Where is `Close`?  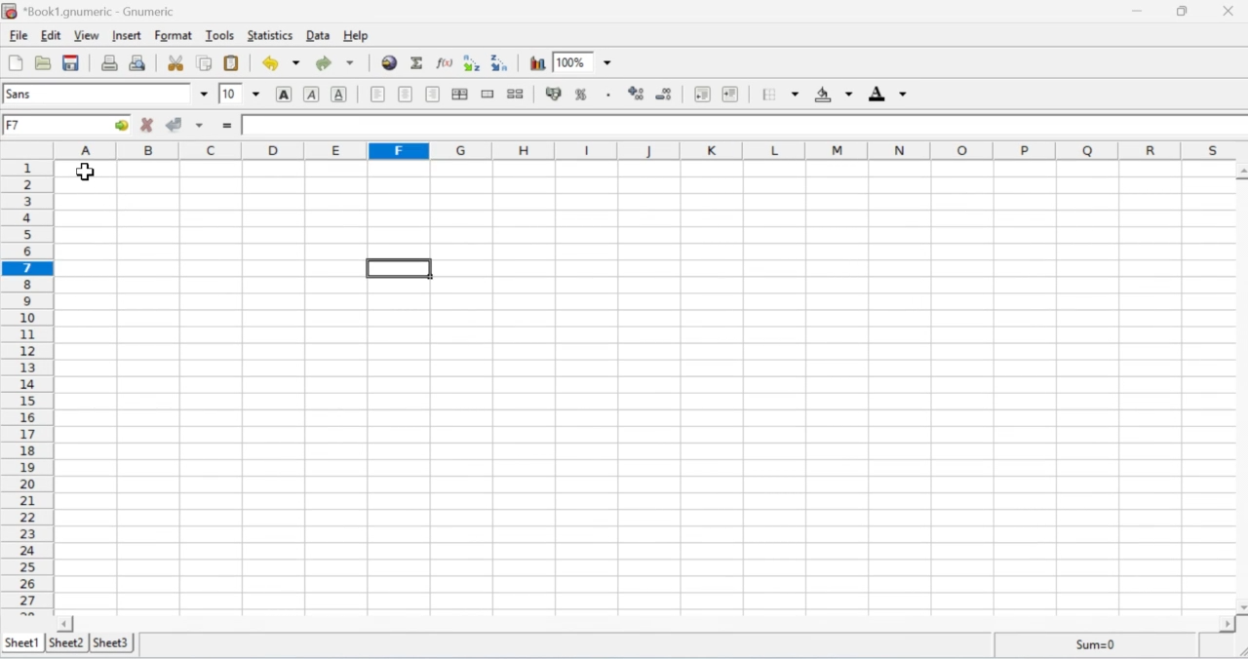
Close is located at coordinates (1227, 11).